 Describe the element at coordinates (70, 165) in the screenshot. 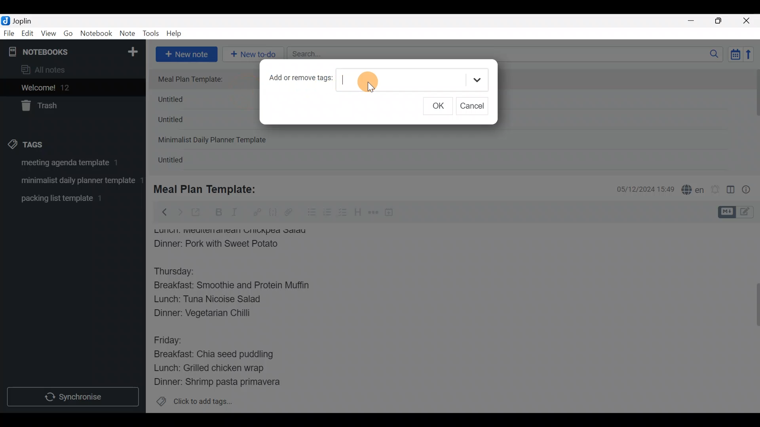

I see `Tag 1` at that location.